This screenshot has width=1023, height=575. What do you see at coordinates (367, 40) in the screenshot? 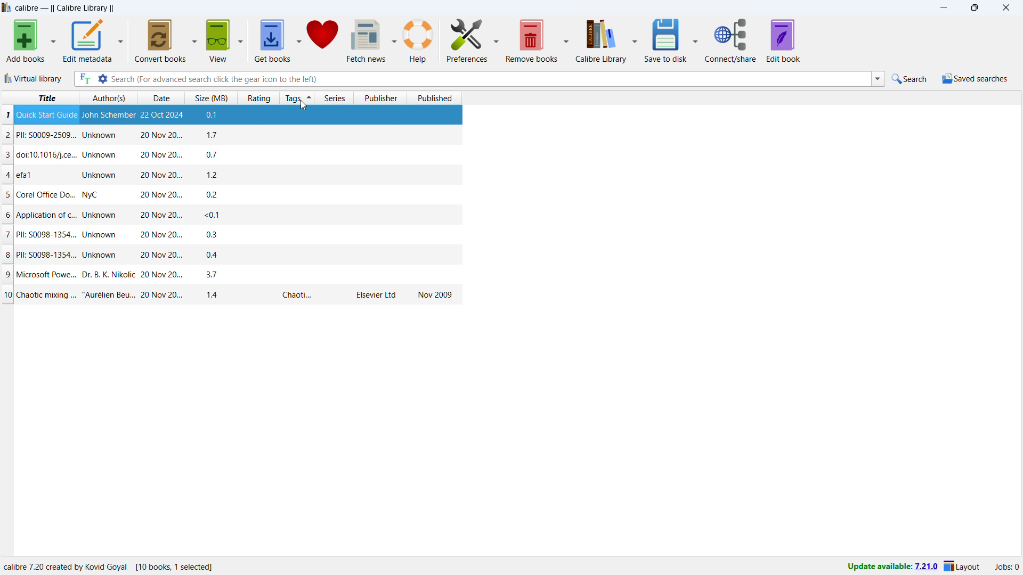
I see `fetch news` at bounding box center [367, 40].